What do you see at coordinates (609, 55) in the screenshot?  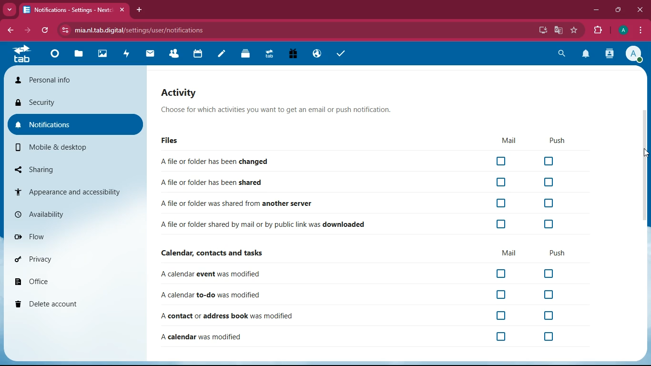 I see `contacts` at bounding box center [609, 55].